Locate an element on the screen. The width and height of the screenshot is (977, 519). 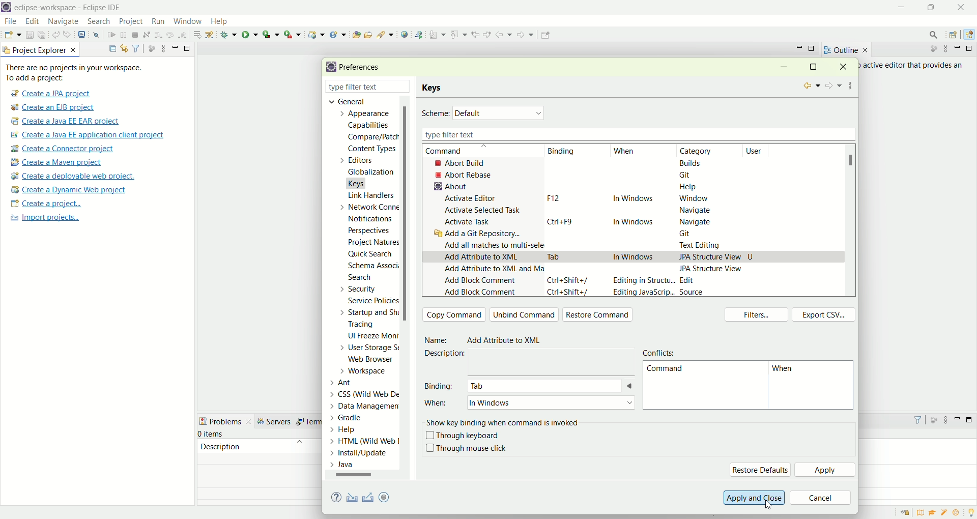
when is located at coordinates (438, 407).